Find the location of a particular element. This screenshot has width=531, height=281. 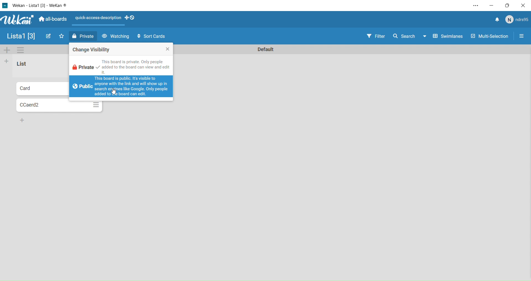

Add is located at coordinates (7, 62).